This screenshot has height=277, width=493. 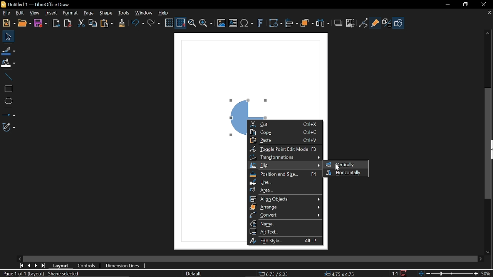 What do you see at coordinates (67, 23) in the screenshot?
I see `Export to pdf` at bounding box center [67, 23].